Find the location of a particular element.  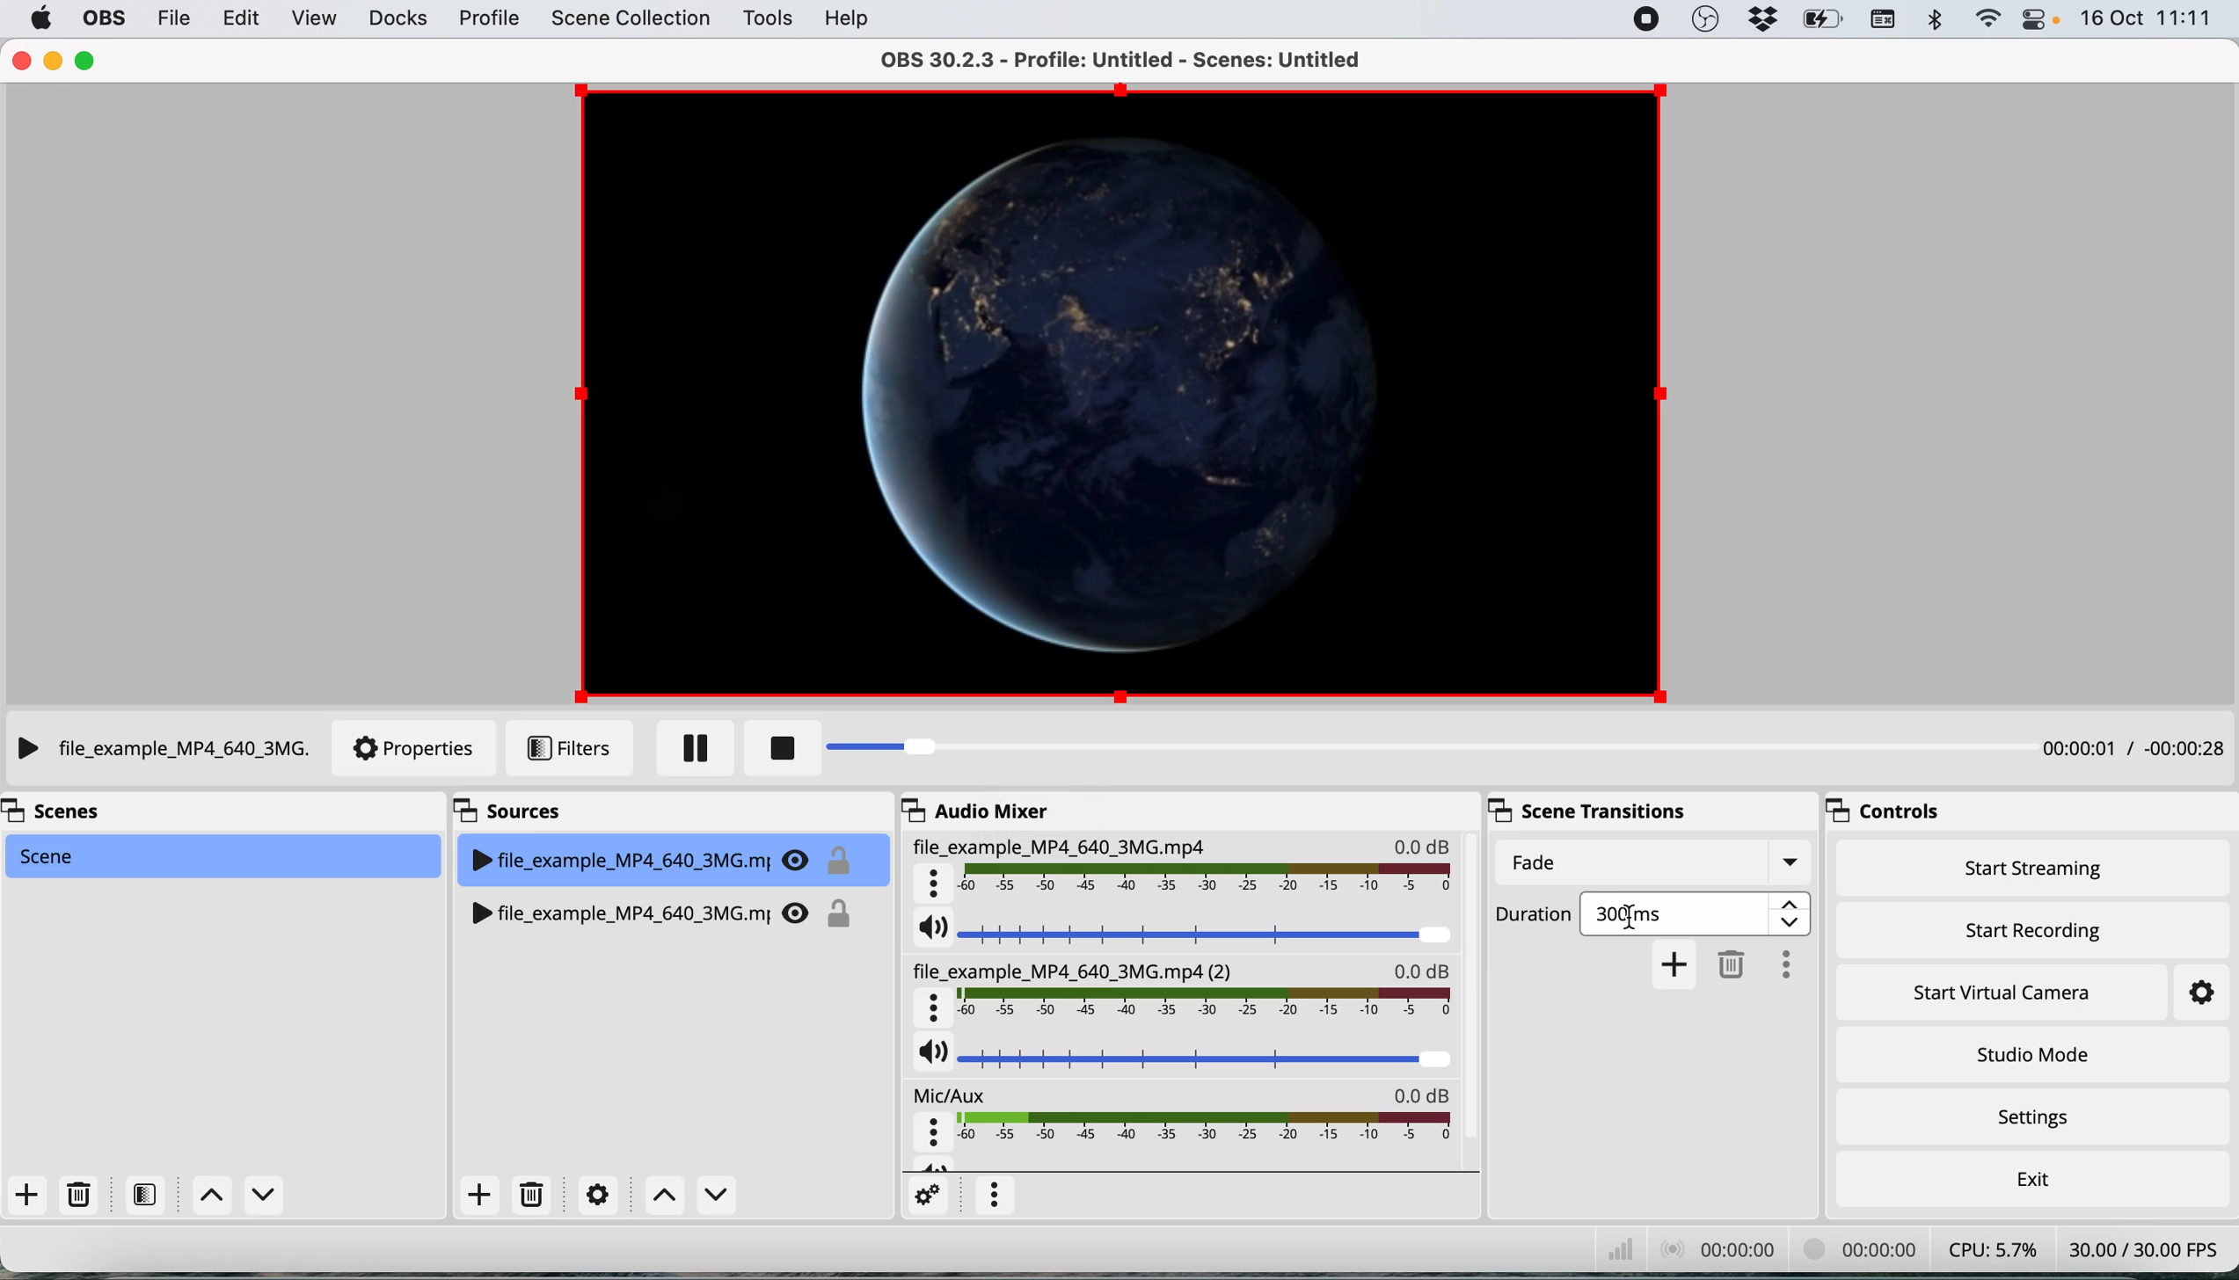

bluetooth is located at coordinates (1938, 25).